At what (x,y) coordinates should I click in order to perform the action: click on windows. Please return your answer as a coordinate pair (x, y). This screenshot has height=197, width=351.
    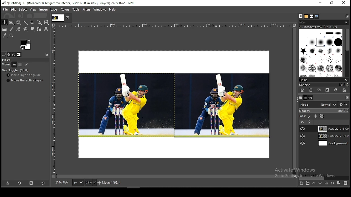
    Looking at the image, I should click on (100, 10).